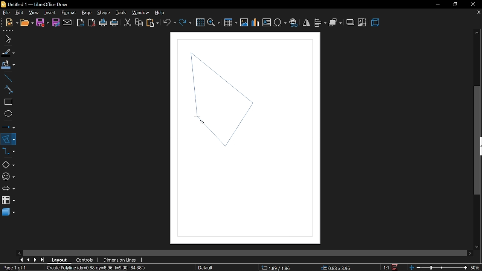 The width and height of the screenshot is (482, 271). What do you see at coordinates (9, 153) in the screenshot?
I see `connectors` at bounding box center [9, 153].